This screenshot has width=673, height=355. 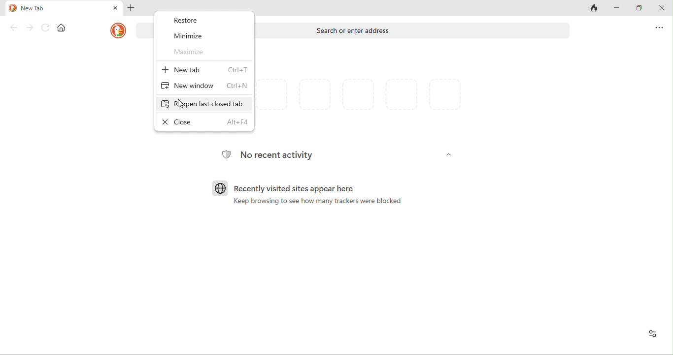 I want to click on close, so click(x=661, y=8).